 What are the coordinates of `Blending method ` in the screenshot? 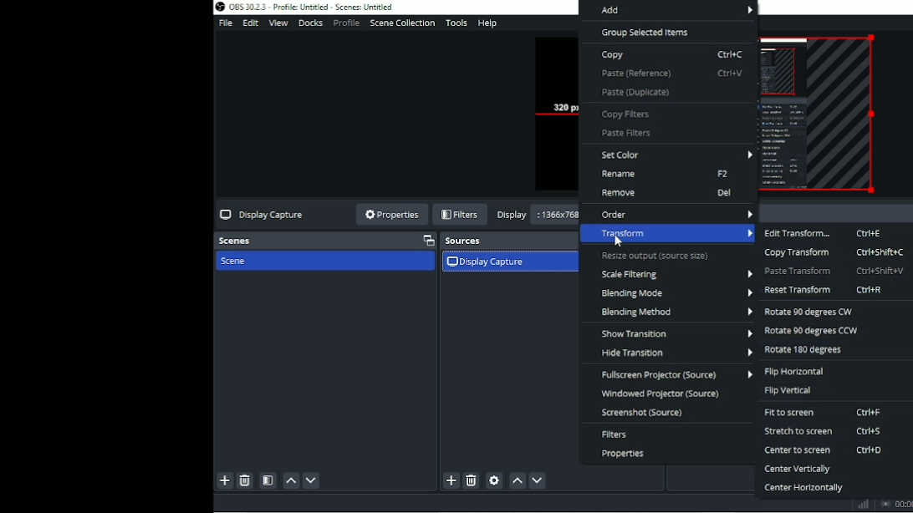 It's located at (674, 312).